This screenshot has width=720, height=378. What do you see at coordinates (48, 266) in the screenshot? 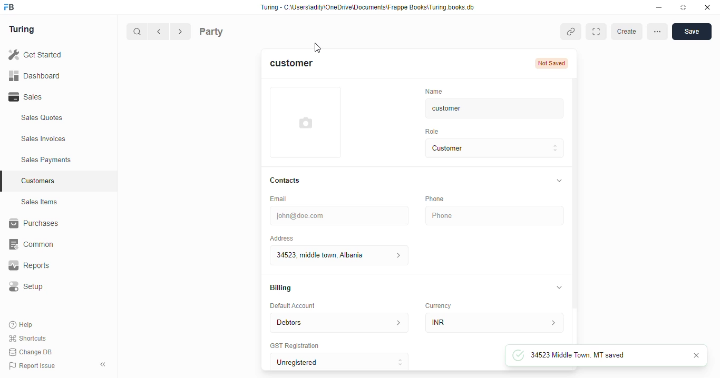
I see `Reports` at bounding box center [48, 266].